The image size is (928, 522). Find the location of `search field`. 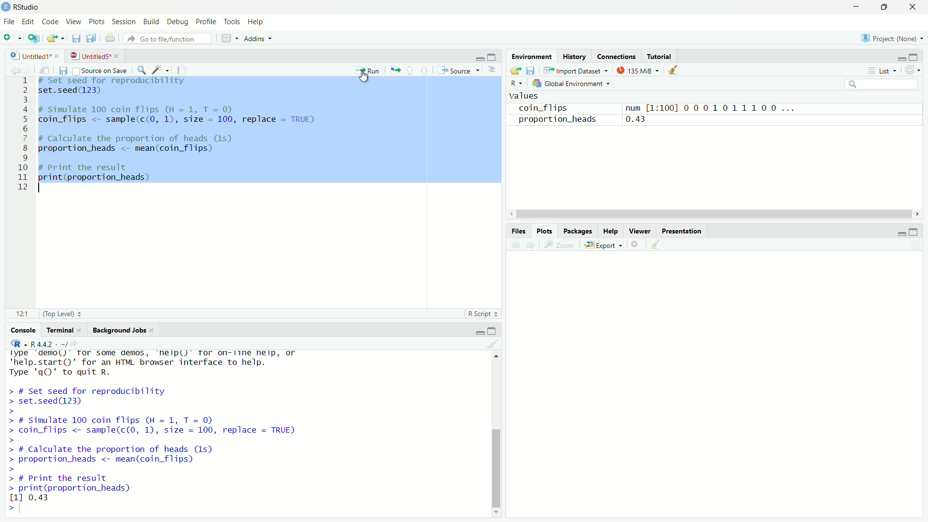

search field is located at coordinates (882, 84).